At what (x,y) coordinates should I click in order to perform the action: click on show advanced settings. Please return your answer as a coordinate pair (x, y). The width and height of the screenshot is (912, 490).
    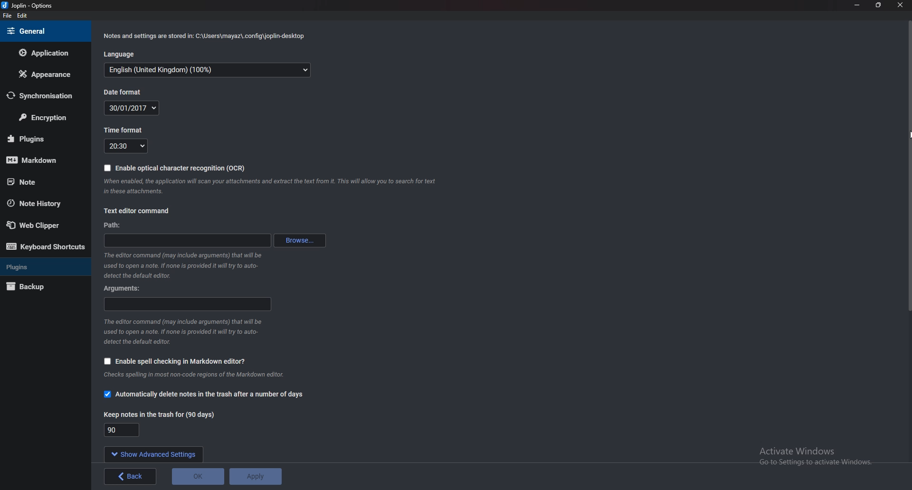
    Looking at the image, I should click on (152, 455).